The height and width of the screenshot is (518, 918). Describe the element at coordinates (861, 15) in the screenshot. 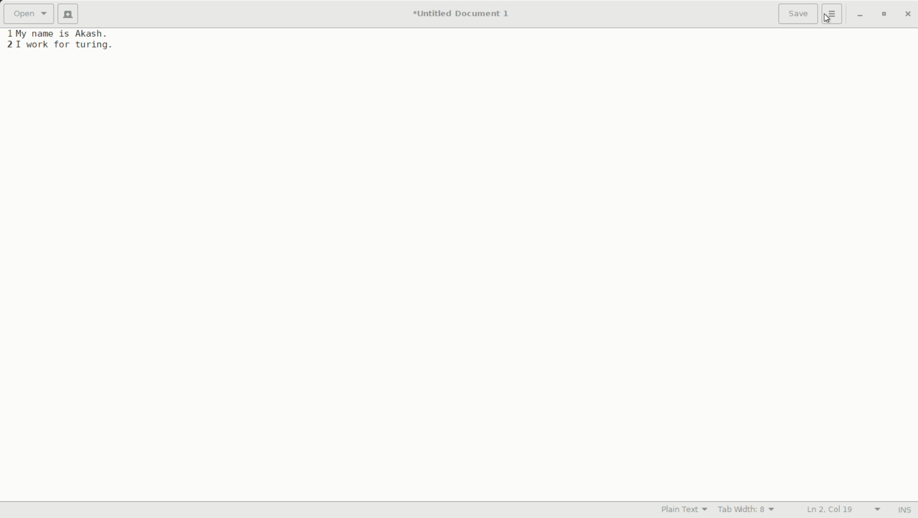

I see `minimize` at that location.